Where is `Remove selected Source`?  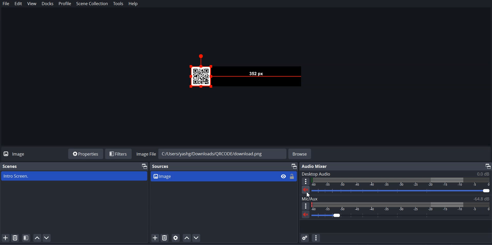
Remove selected Source is located at coordinates (164, 238).